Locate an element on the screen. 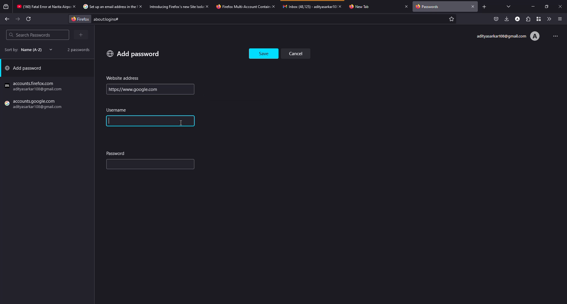 This screenshot has height=304, width=567. extensions is located at coordinates (528, 19).